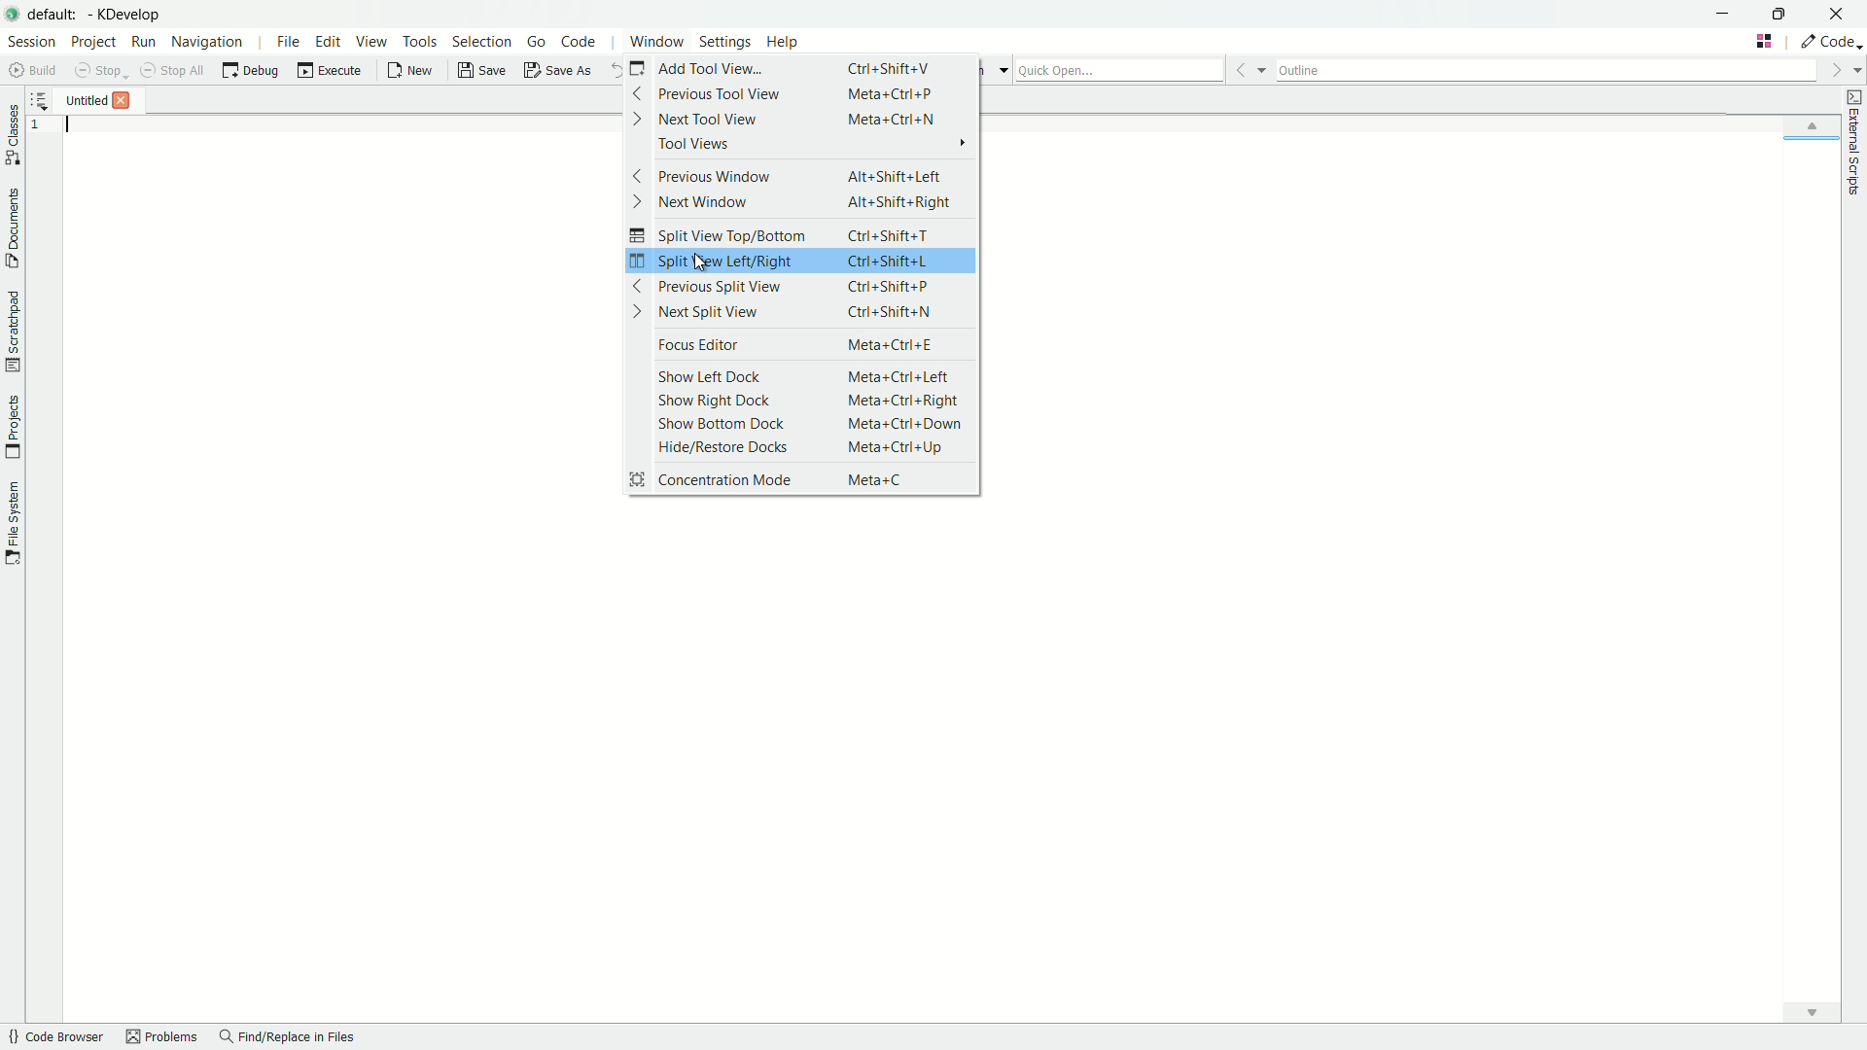  What do you see at coordinates (907, 422) in the screenshot?
I see `Meta +Ctrl+ Down` at bounding box center [907, 422].